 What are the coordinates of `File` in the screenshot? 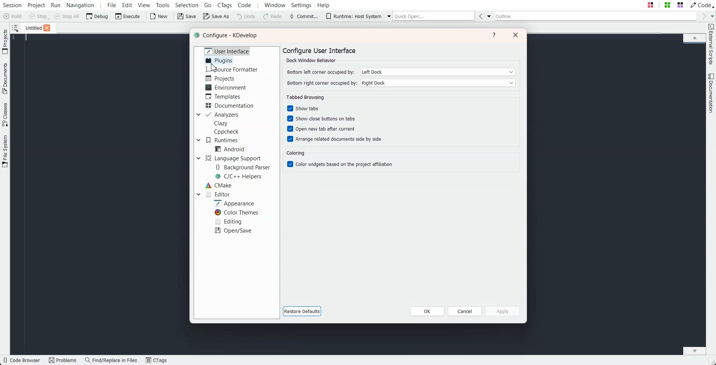 It's located at (31, 27).